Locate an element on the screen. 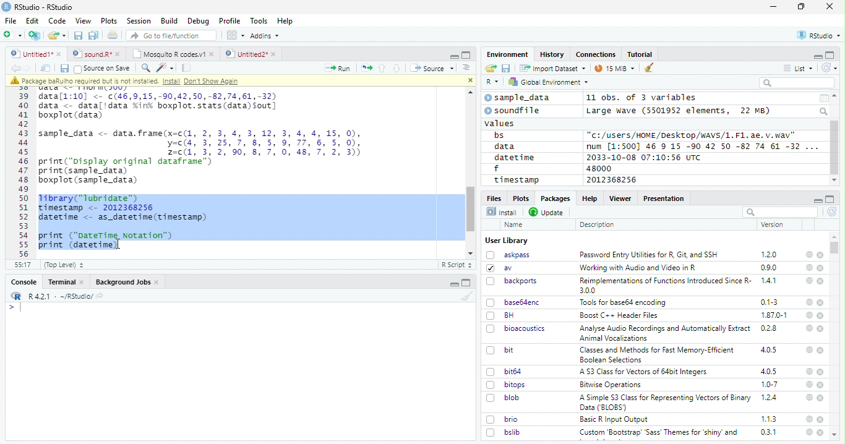  (Top Level) is located at coordinates (63, 265).